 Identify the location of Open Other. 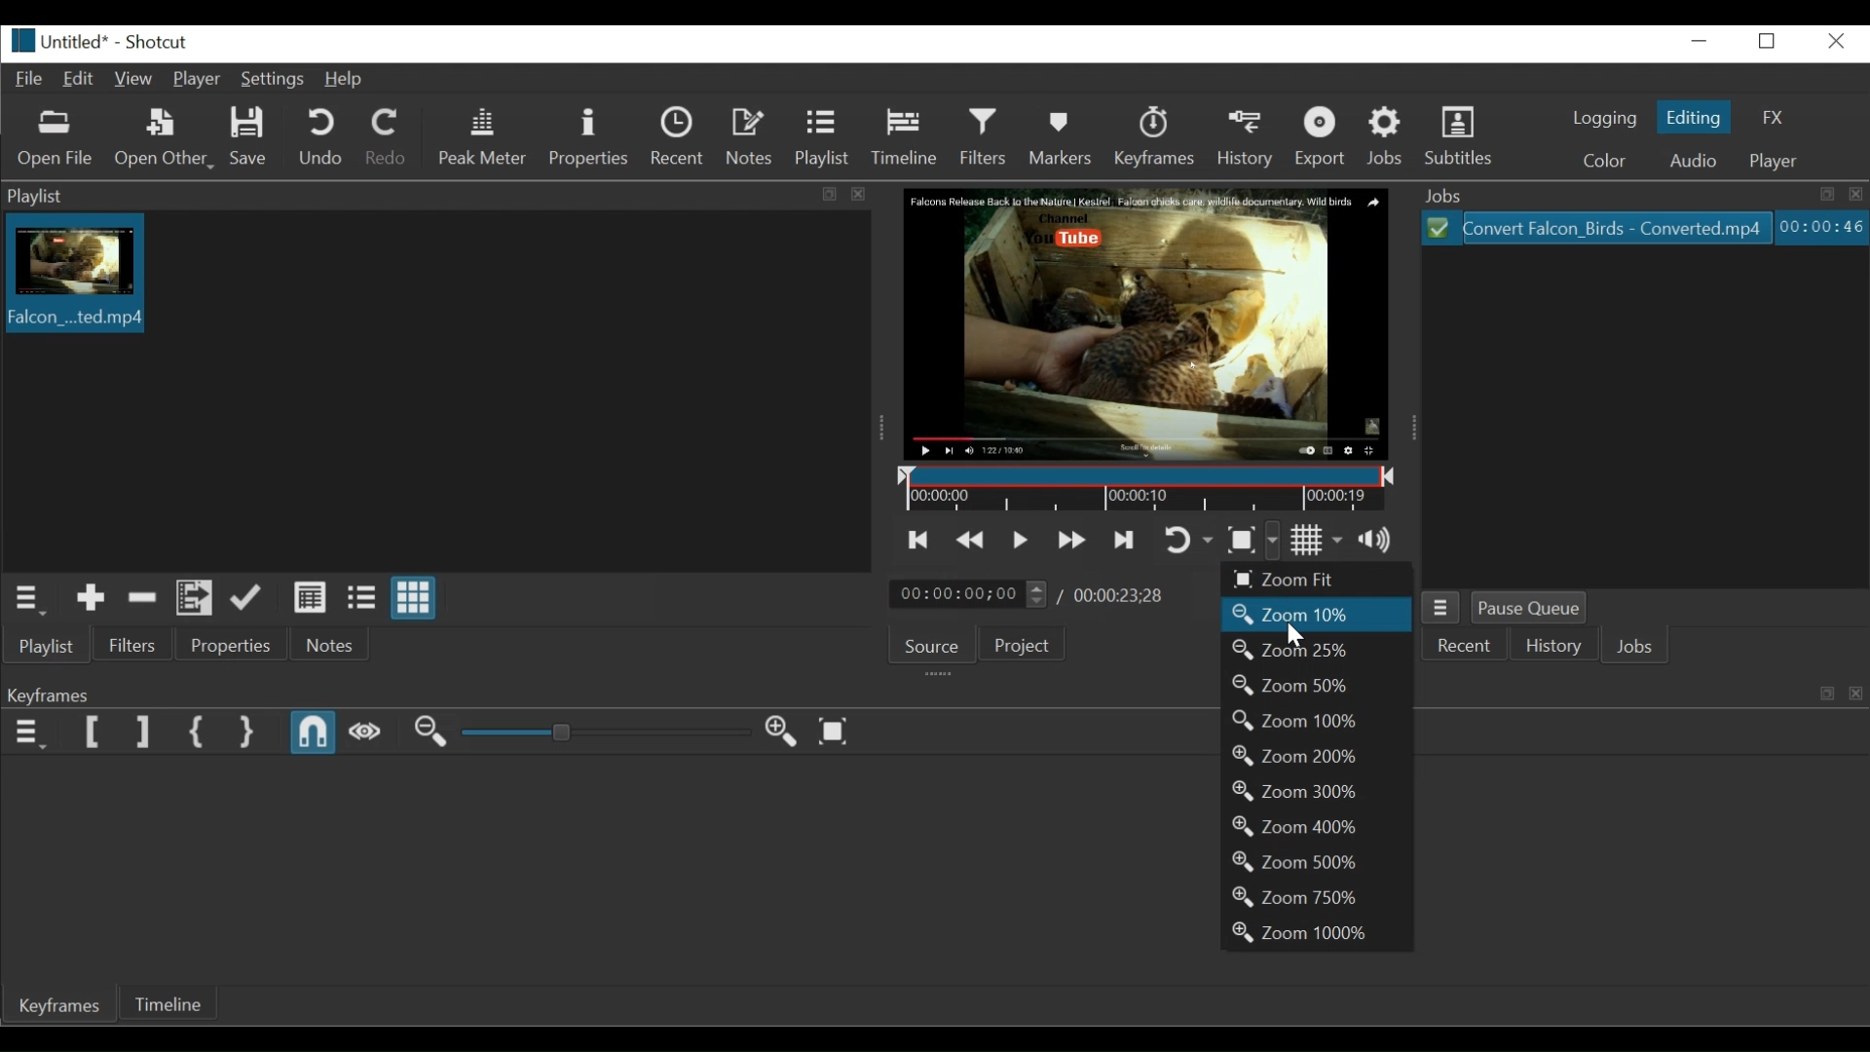
(166, 138).